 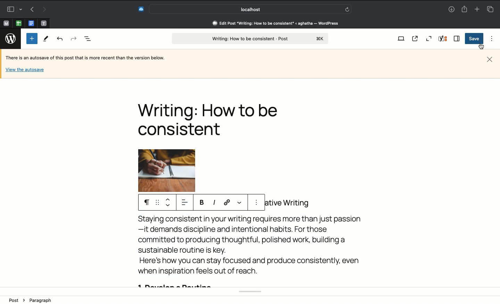 What do you see at coordinates (476, 9) in the screenshot?
I see `Add new tab` at bounding box center [476, 9].